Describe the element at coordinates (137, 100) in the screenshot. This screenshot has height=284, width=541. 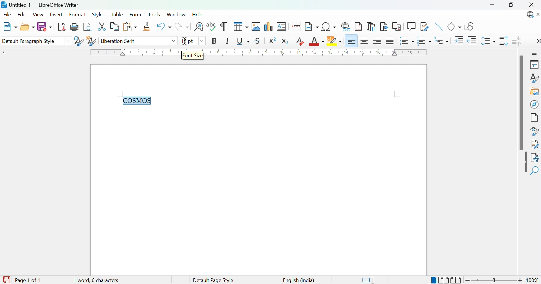
I see `COSMOS` at that location.